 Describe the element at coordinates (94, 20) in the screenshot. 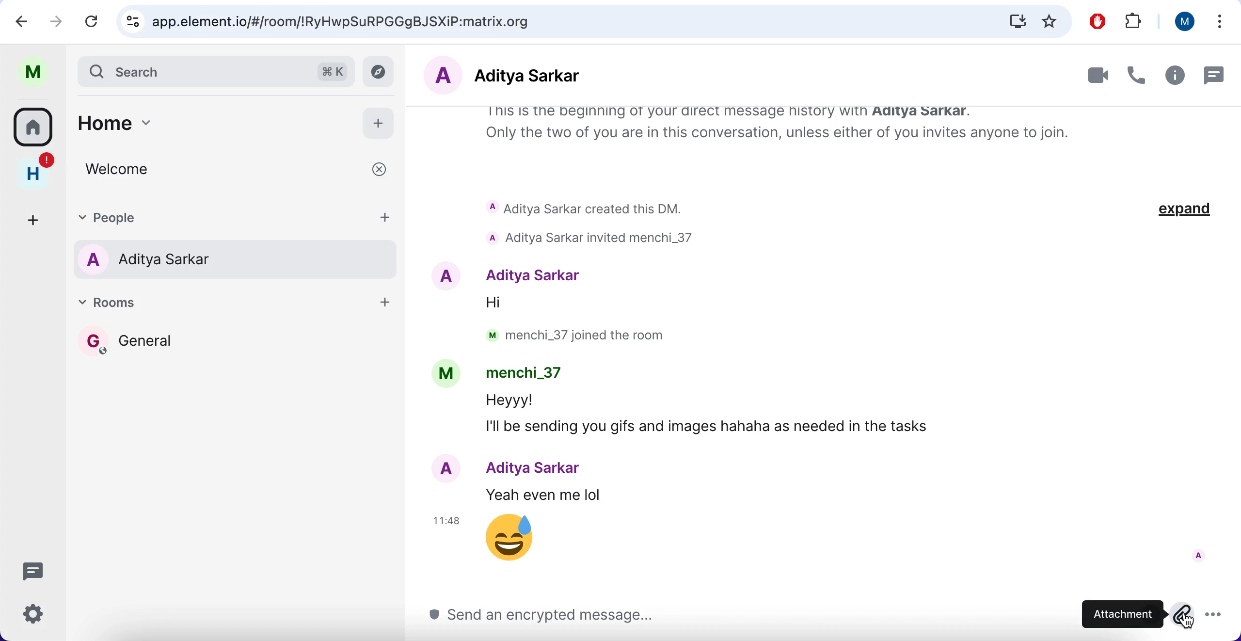

I see `reload current page` at that location.